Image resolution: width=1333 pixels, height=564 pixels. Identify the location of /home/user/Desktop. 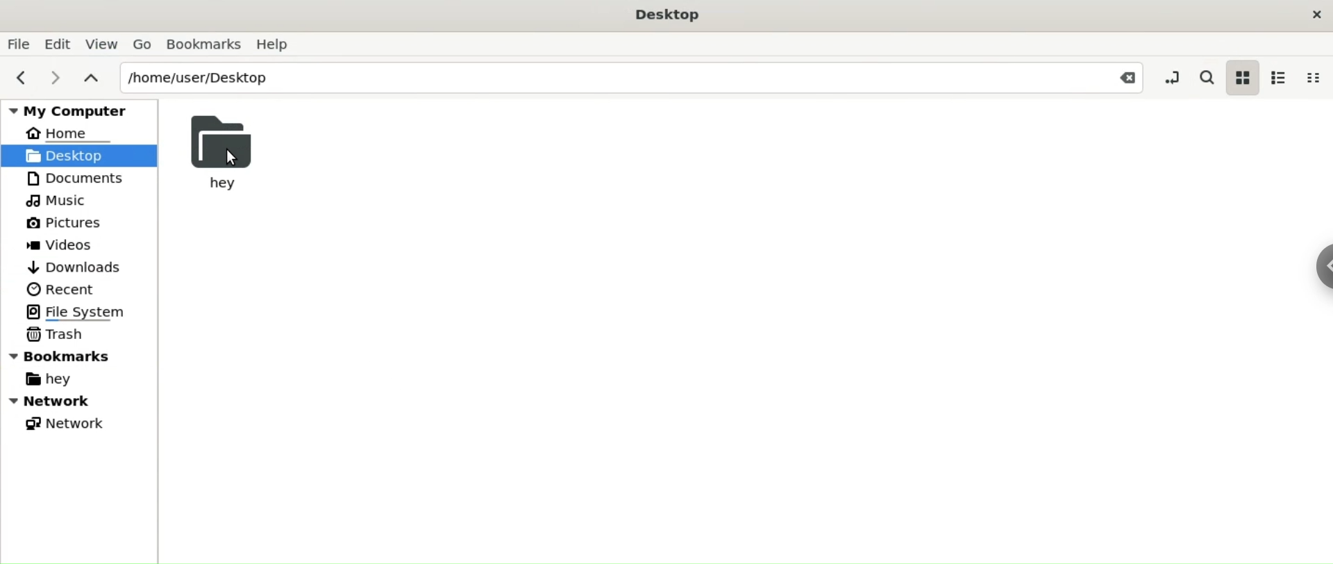
(597, 77).